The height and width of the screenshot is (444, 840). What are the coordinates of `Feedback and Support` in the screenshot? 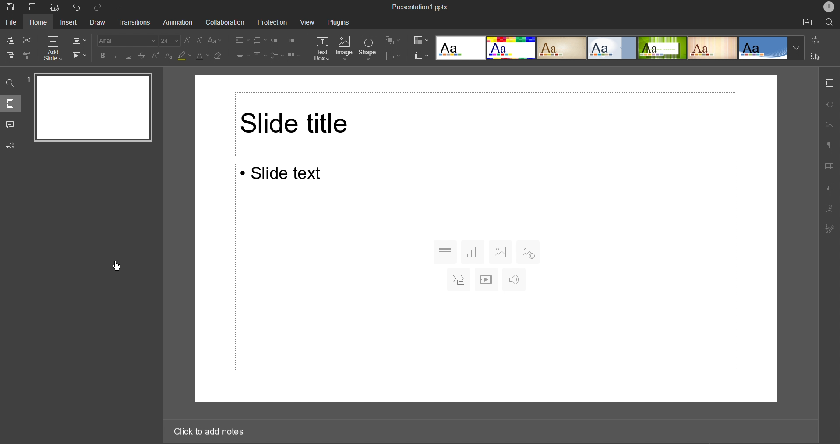 It's located at (10, 146).